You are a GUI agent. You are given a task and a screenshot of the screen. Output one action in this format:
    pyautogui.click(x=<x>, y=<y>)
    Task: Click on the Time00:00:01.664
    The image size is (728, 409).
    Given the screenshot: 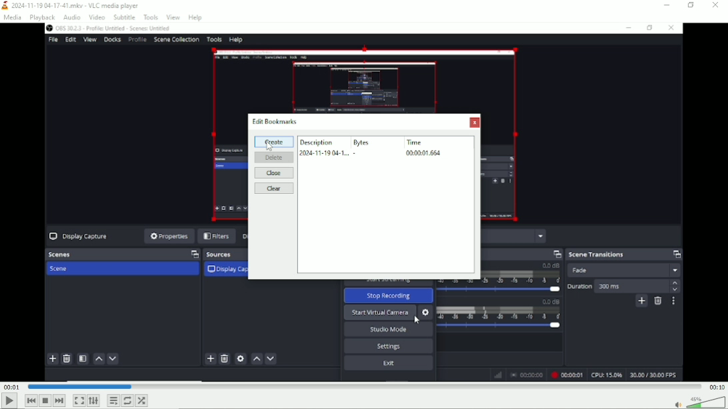 What is the action you would take?
    pyautogui.click(x=423, y=153)
    